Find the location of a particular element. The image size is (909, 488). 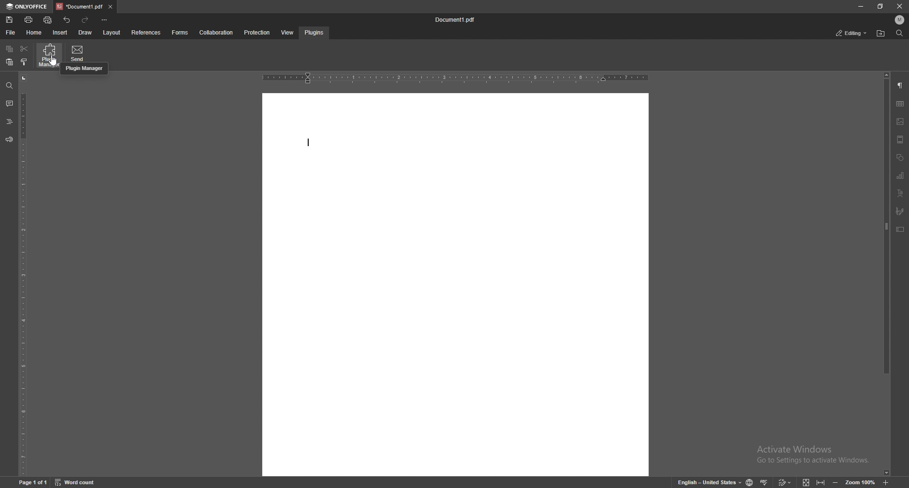

text art is located at coordinates (901, 193).